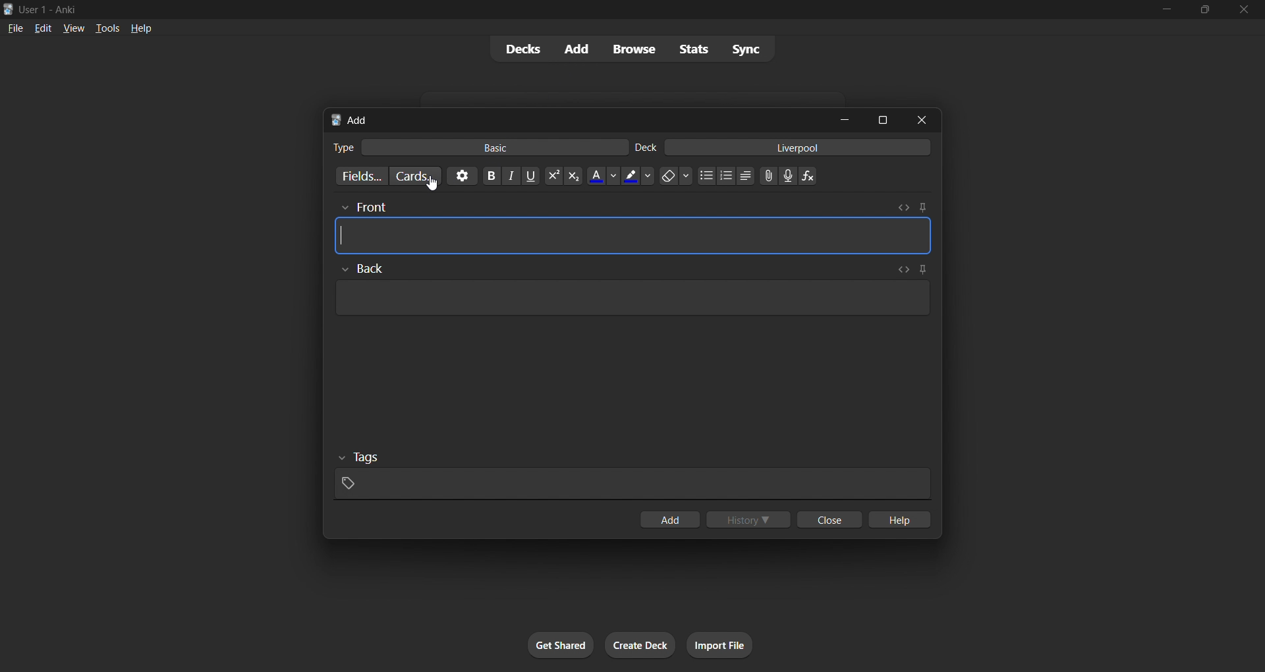 This screenshot has height=672, width=1265. Describe the element at coordinates (632, 474) in the screenshot. I see `tags input box` at that location.